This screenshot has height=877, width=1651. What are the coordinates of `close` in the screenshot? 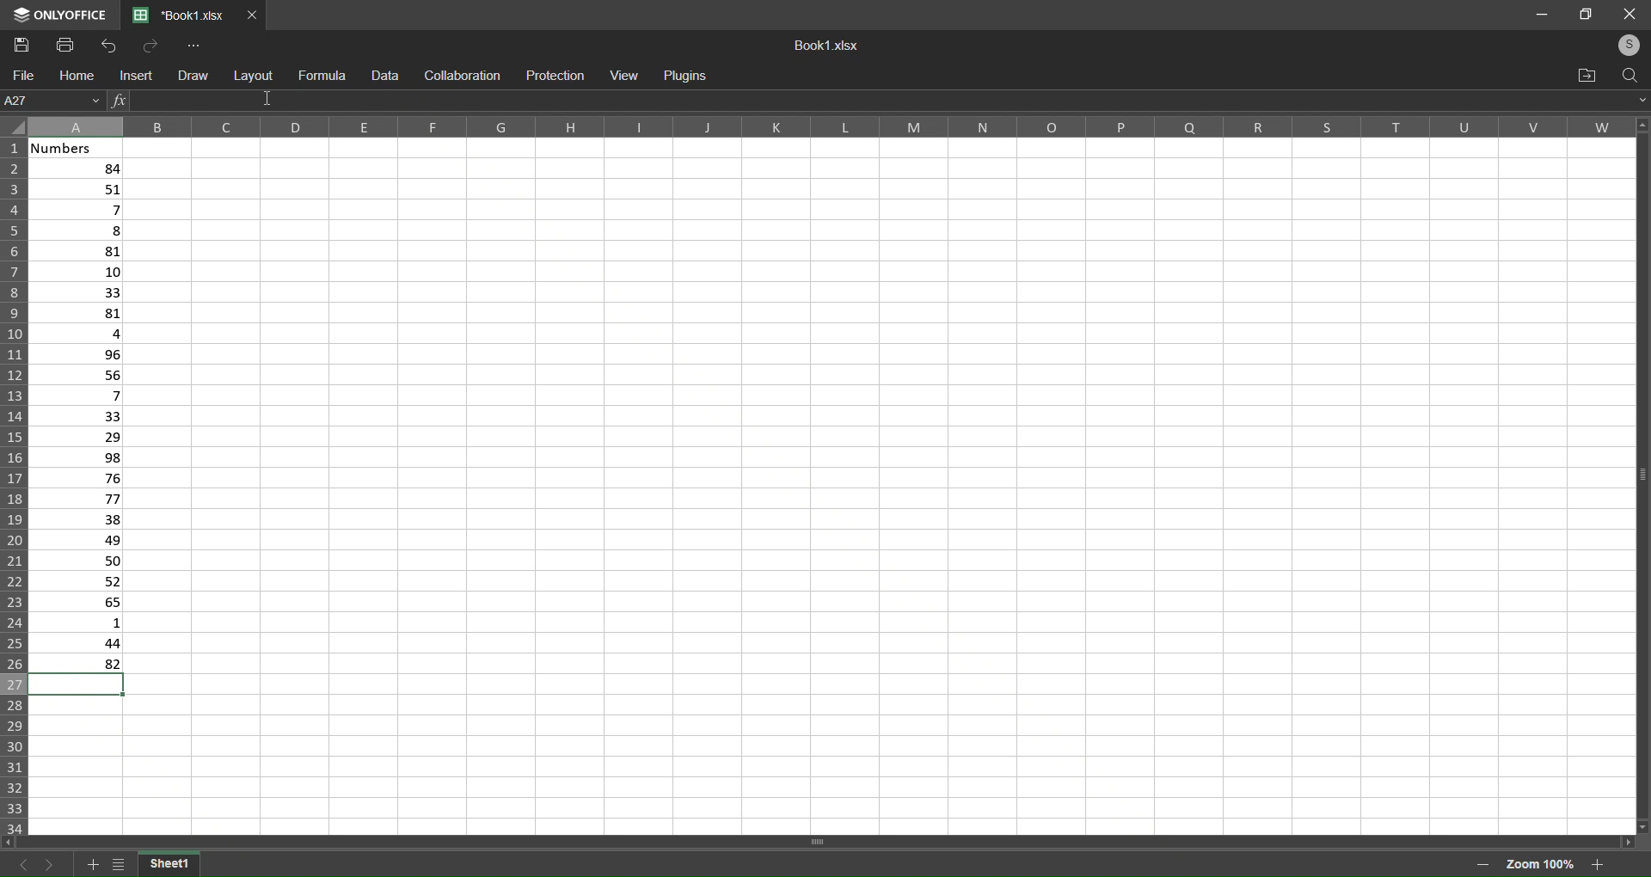 It's located at (1631, 14).